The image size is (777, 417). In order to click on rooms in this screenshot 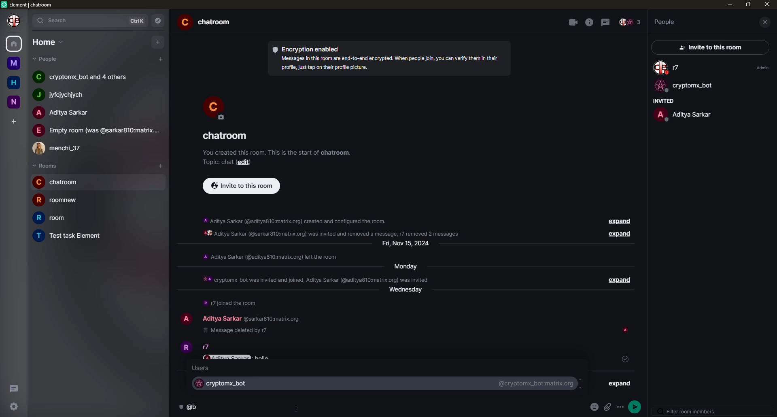, I will do `click(45, 166)`.